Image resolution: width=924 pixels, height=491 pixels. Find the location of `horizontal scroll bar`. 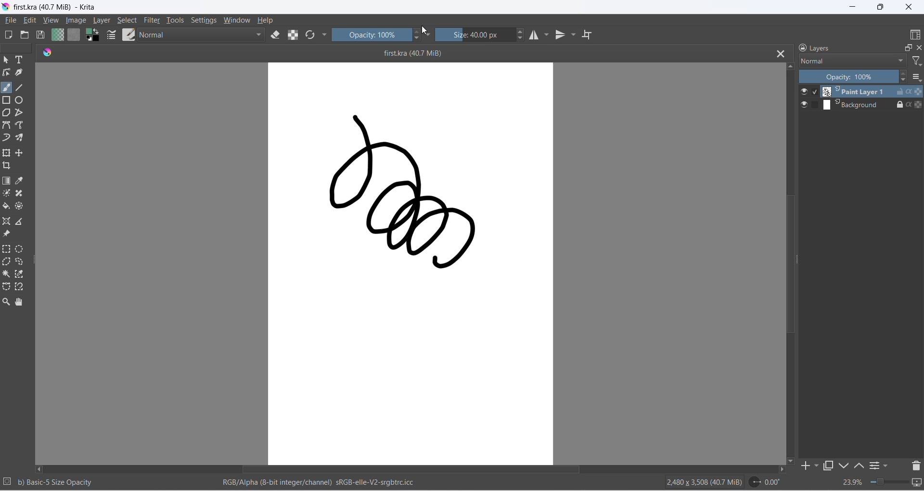

horizontal scroll bar is located at coordinates (400, 469).